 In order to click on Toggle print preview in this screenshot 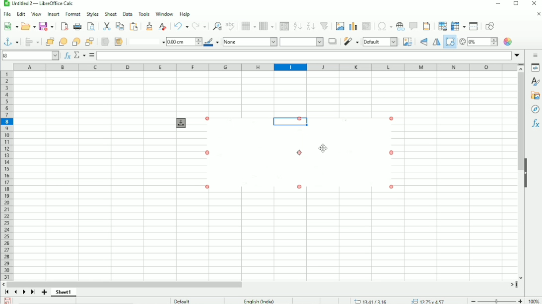, I will do `click(91, 26)`.